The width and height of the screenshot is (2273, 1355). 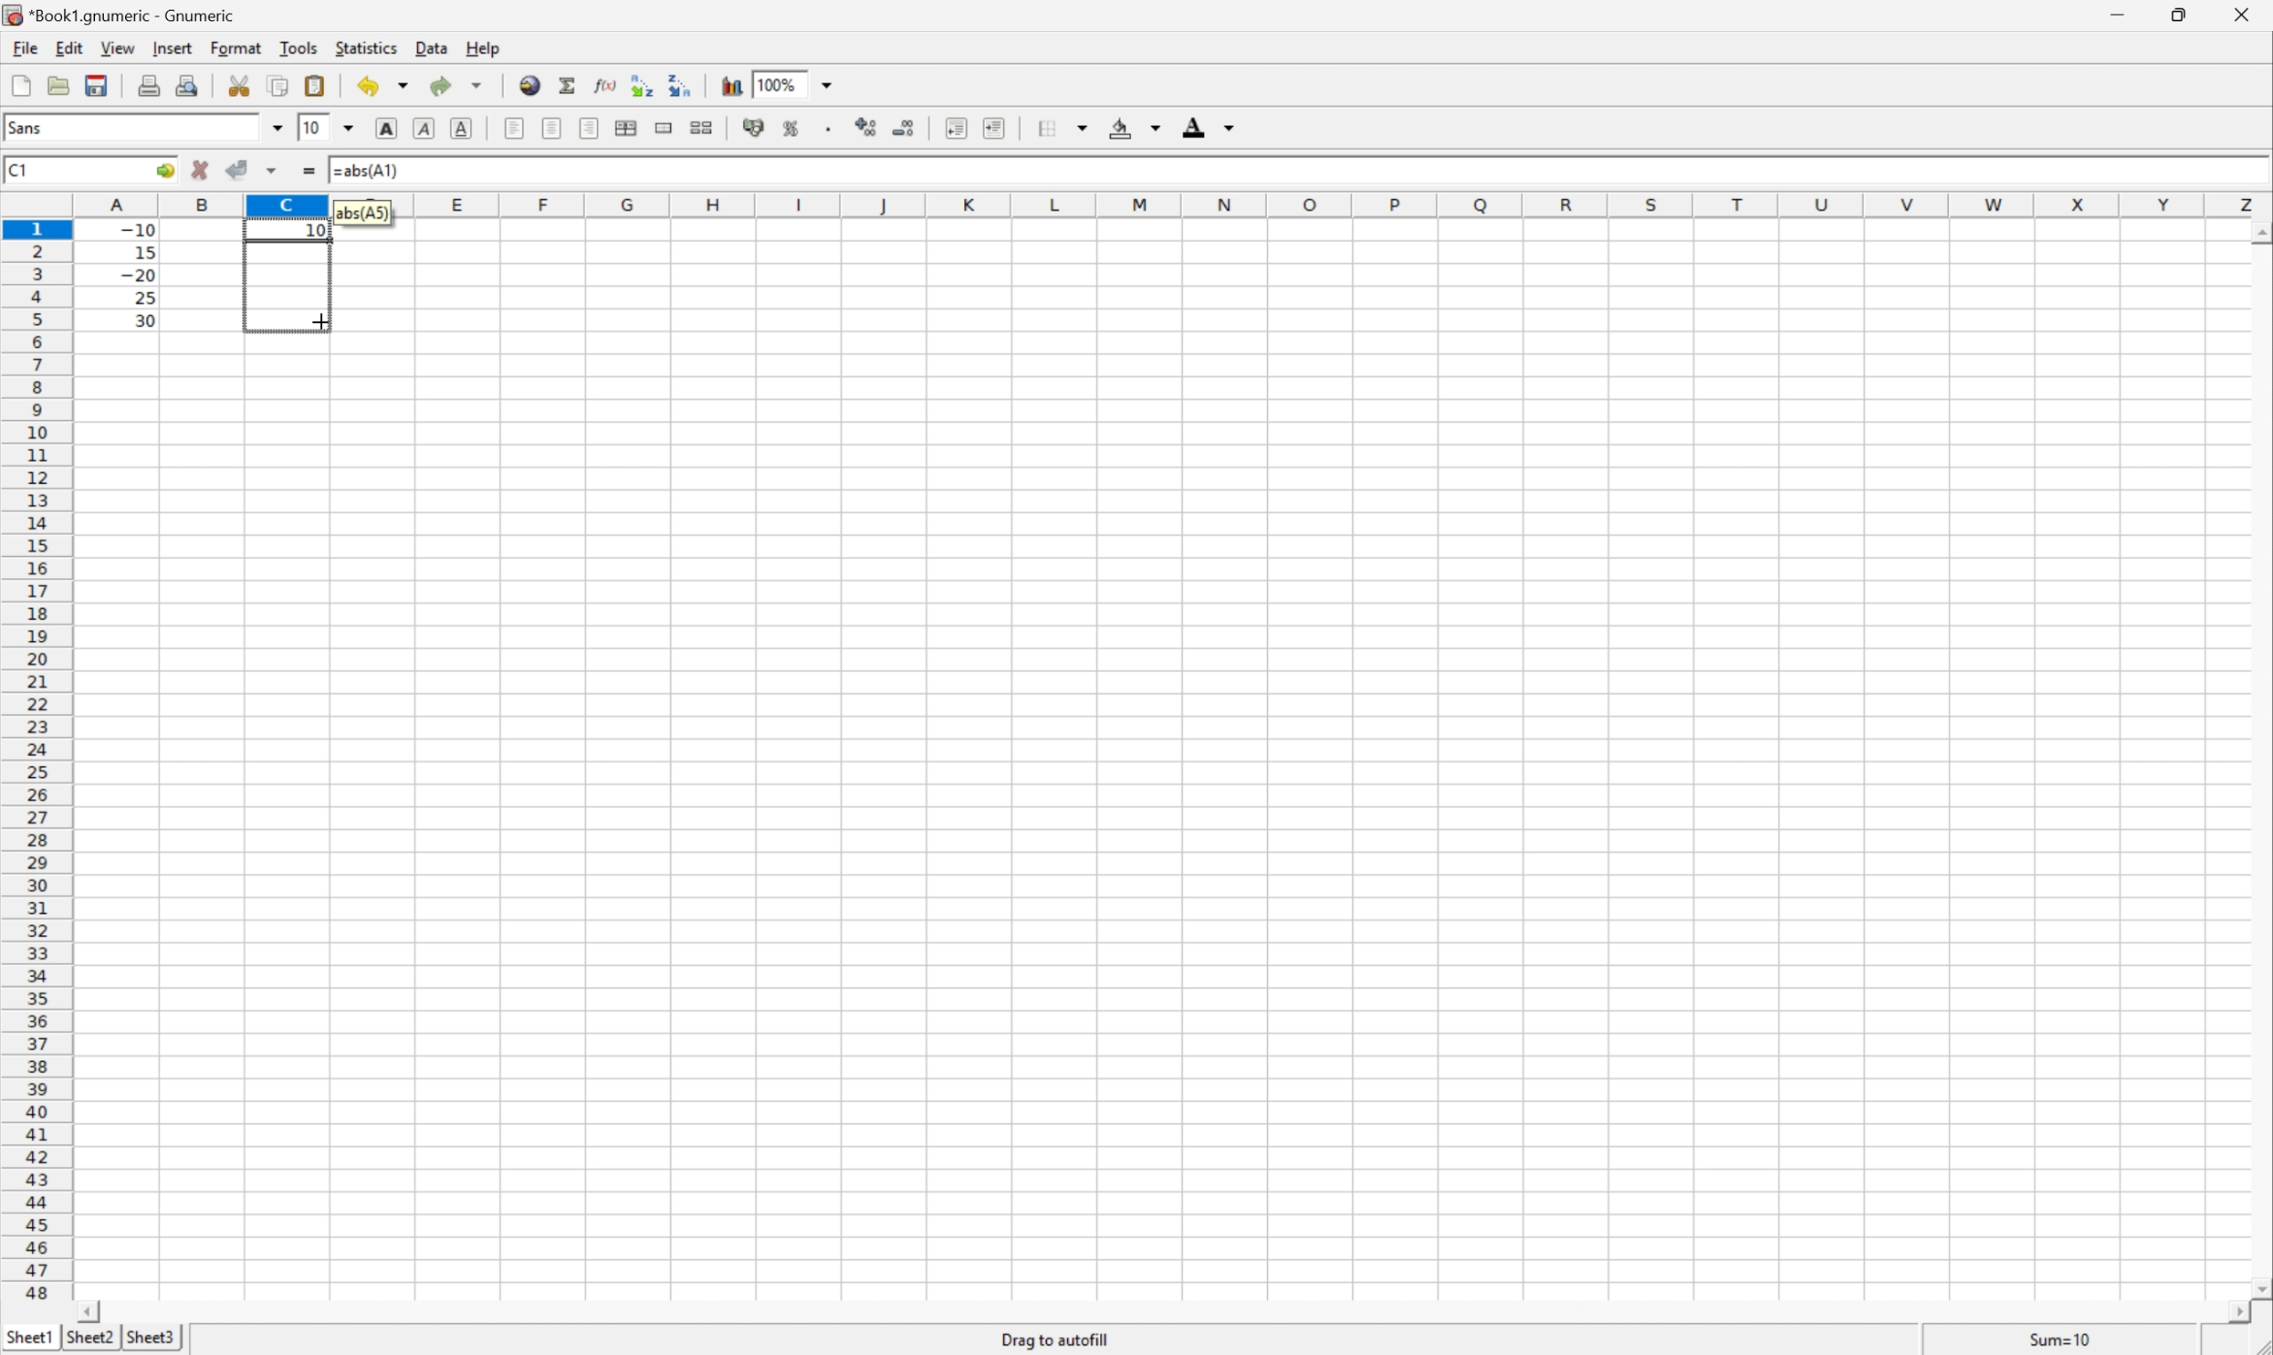 I want to click on Drag to autofill, so click(x=1056, y=1339).